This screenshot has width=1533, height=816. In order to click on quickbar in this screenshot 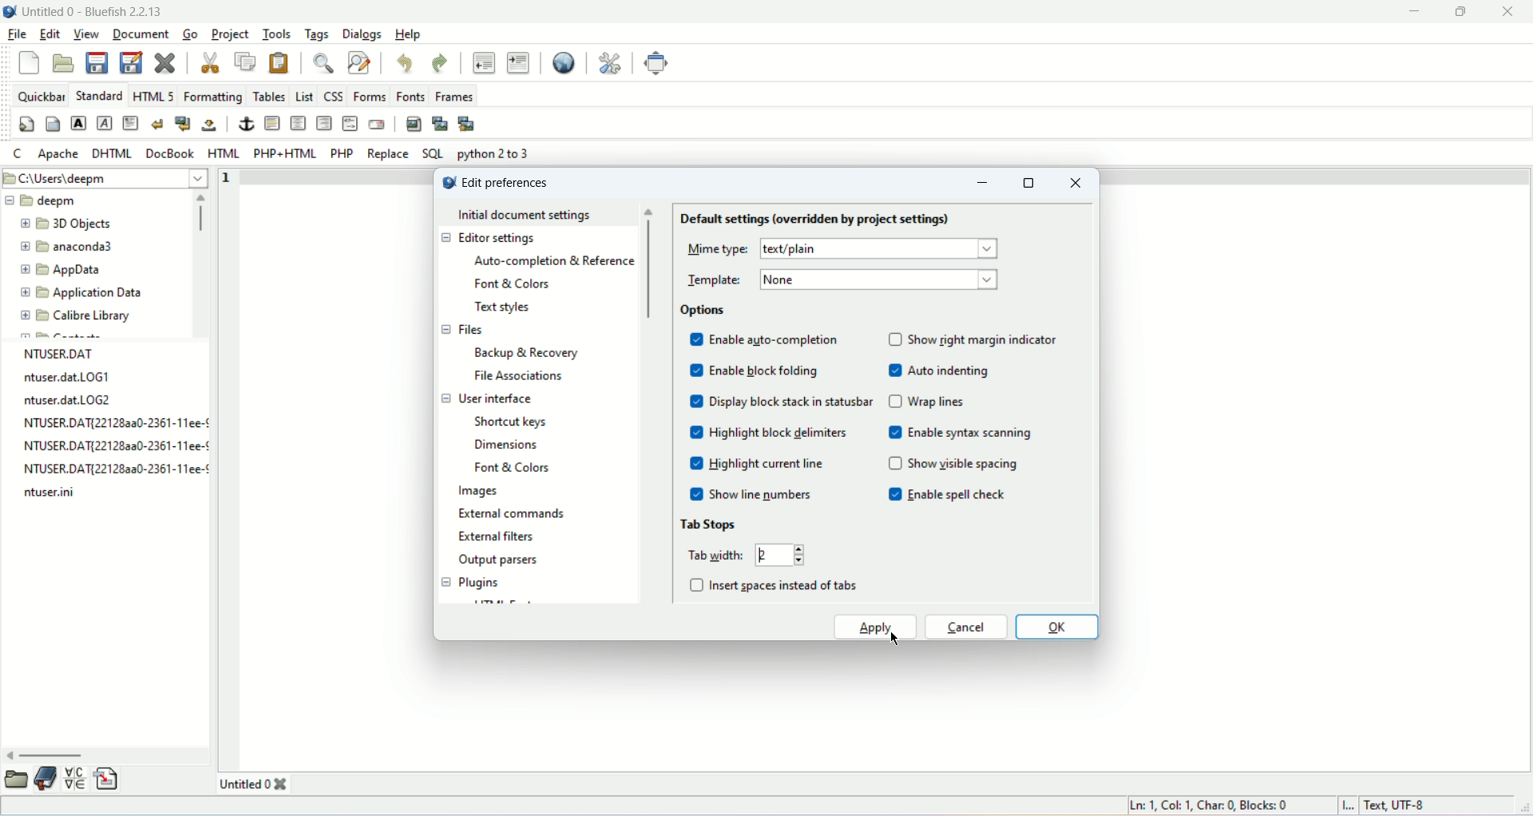, I will do `click(41, 94)`.